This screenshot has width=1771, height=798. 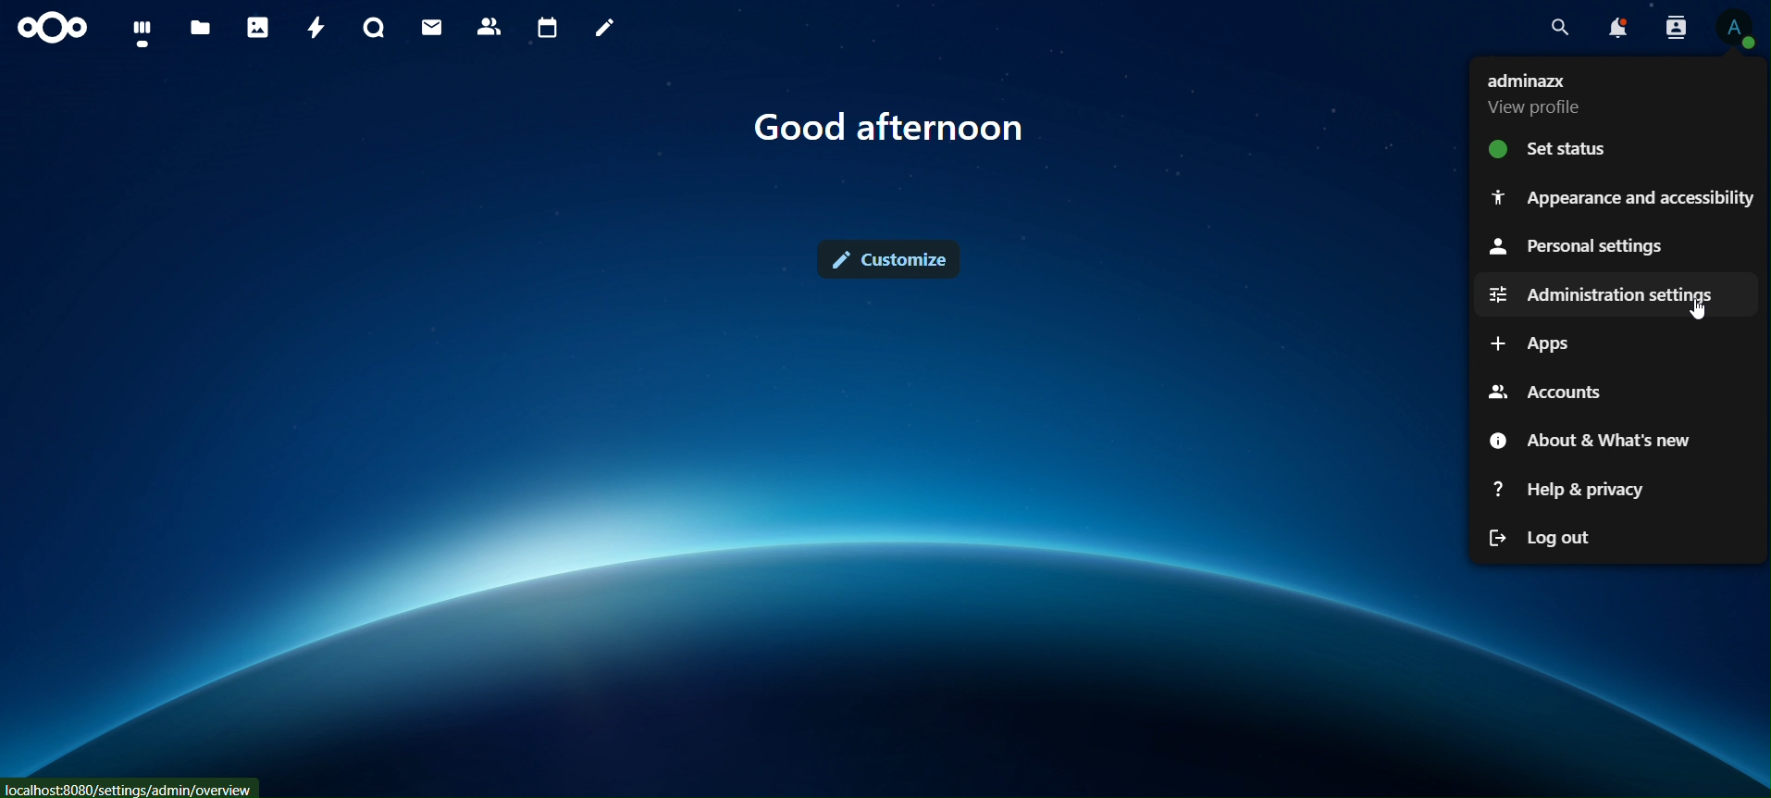 I want to click on customize, so click(x=886, y=257).